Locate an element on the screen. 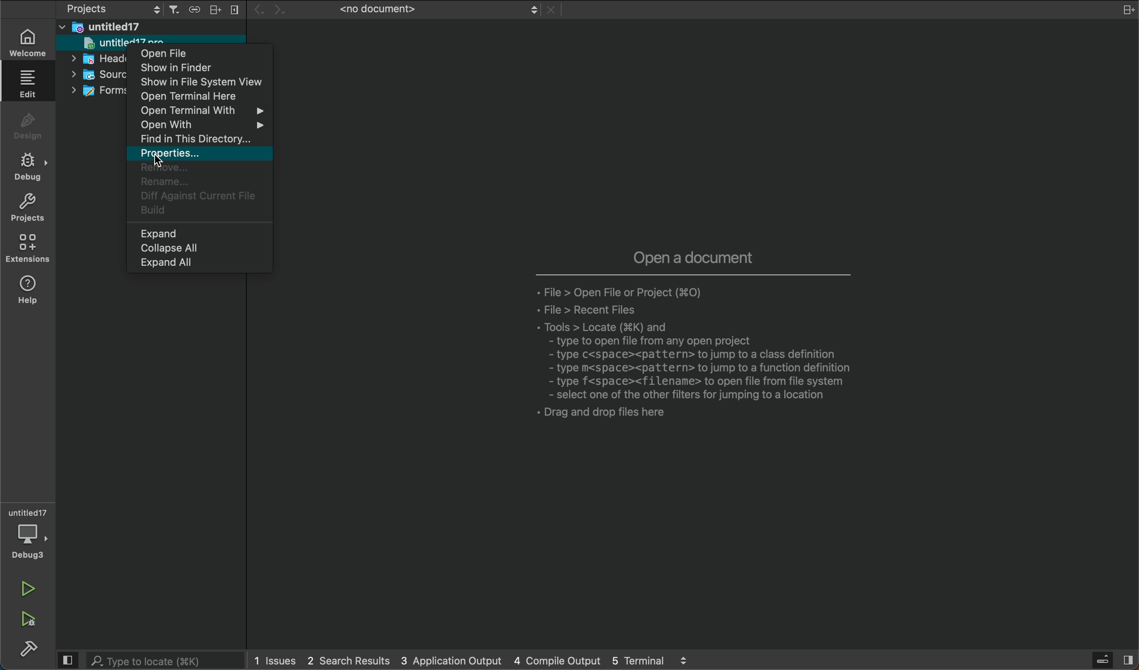 The image size is (1139, 670). sidebar toggle is located at coordinates (1112, 661).